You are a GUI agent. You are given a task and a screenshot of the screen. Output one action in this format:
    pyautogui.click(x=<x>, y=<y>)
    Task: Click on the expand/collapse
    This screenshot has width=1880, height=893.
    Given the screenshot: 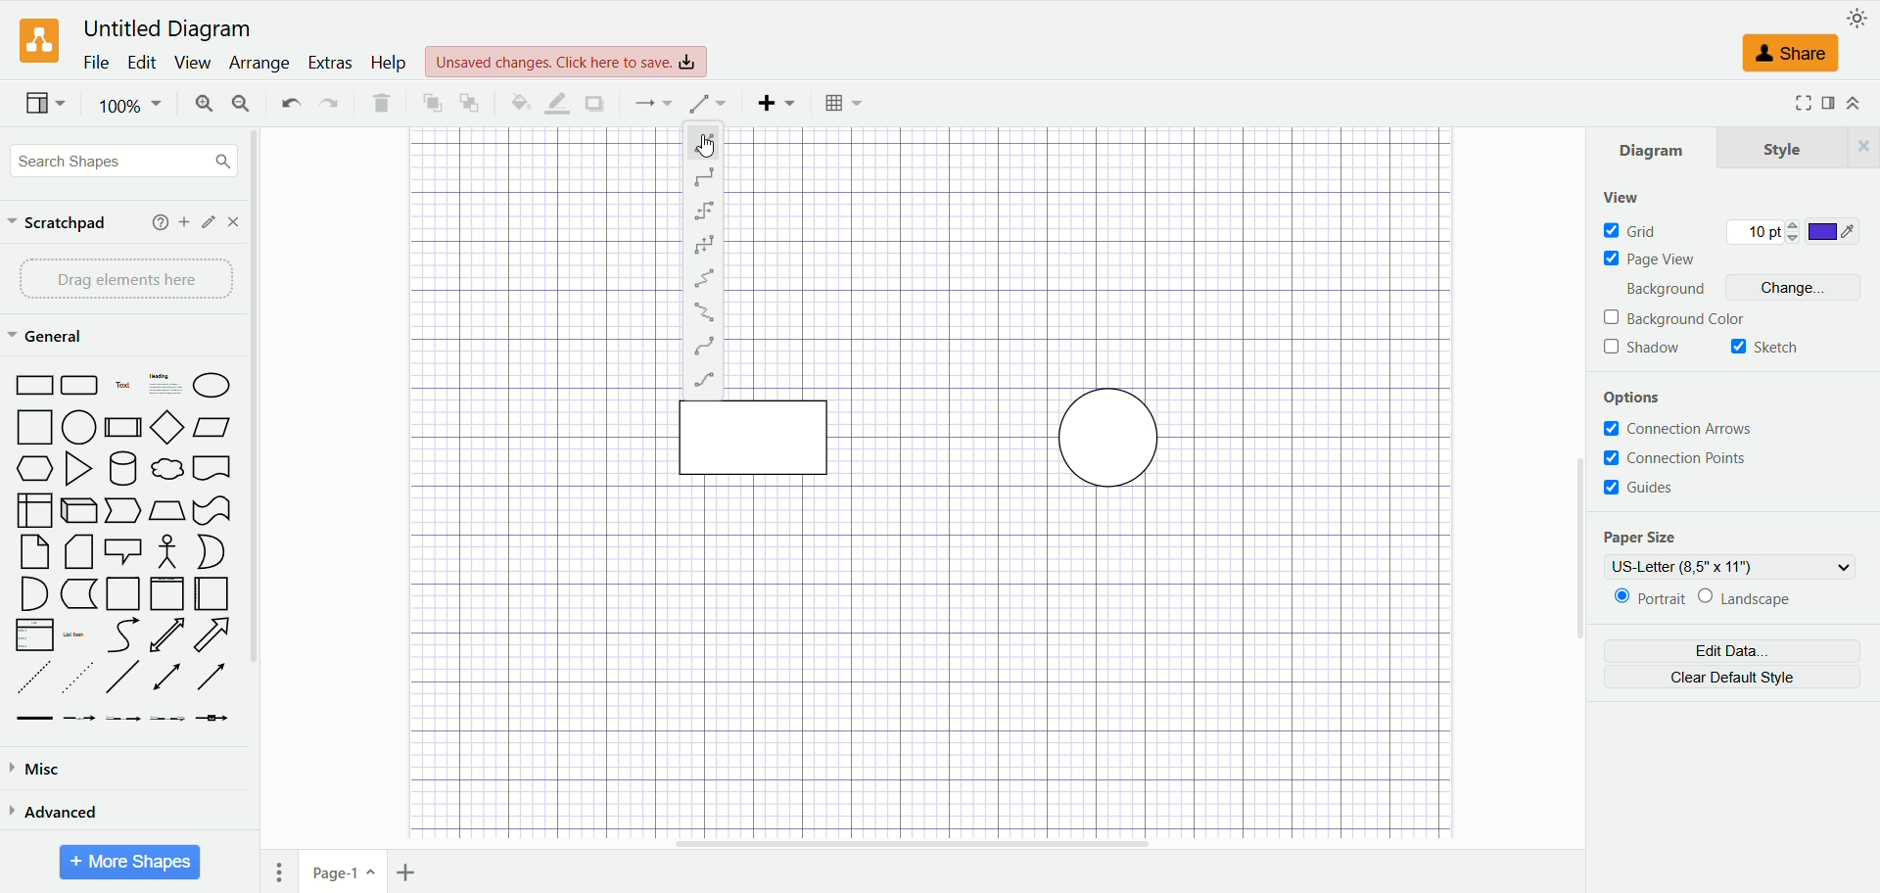 What is the action you would take?
    pyautogui.click(x=1854, y=103)
    